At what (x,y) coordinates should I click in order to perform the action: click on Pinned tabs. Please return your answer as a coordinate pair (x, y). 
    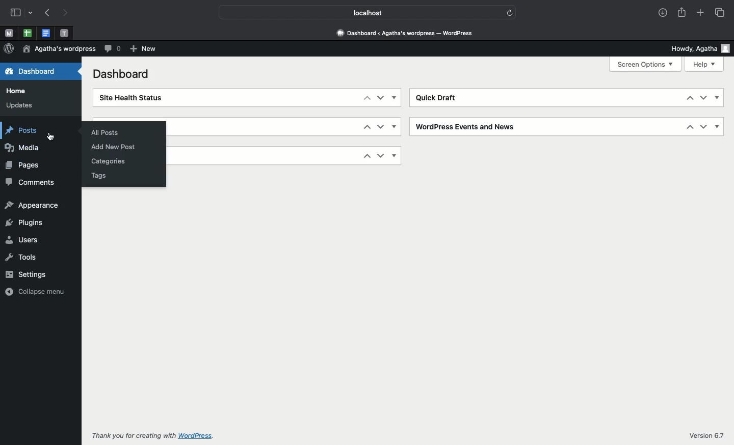
    Looking at the image, I should click on (46, 33).